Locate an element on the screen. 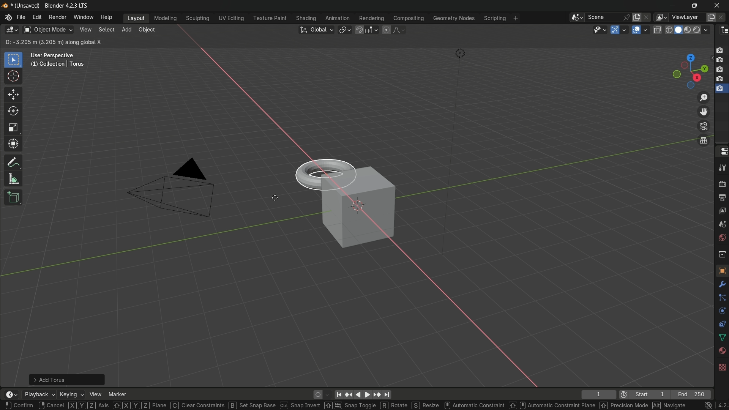 Image resolution: width=729 pixels, height=410 pixels. jump to keyframe is located at coordinates (348, 395).